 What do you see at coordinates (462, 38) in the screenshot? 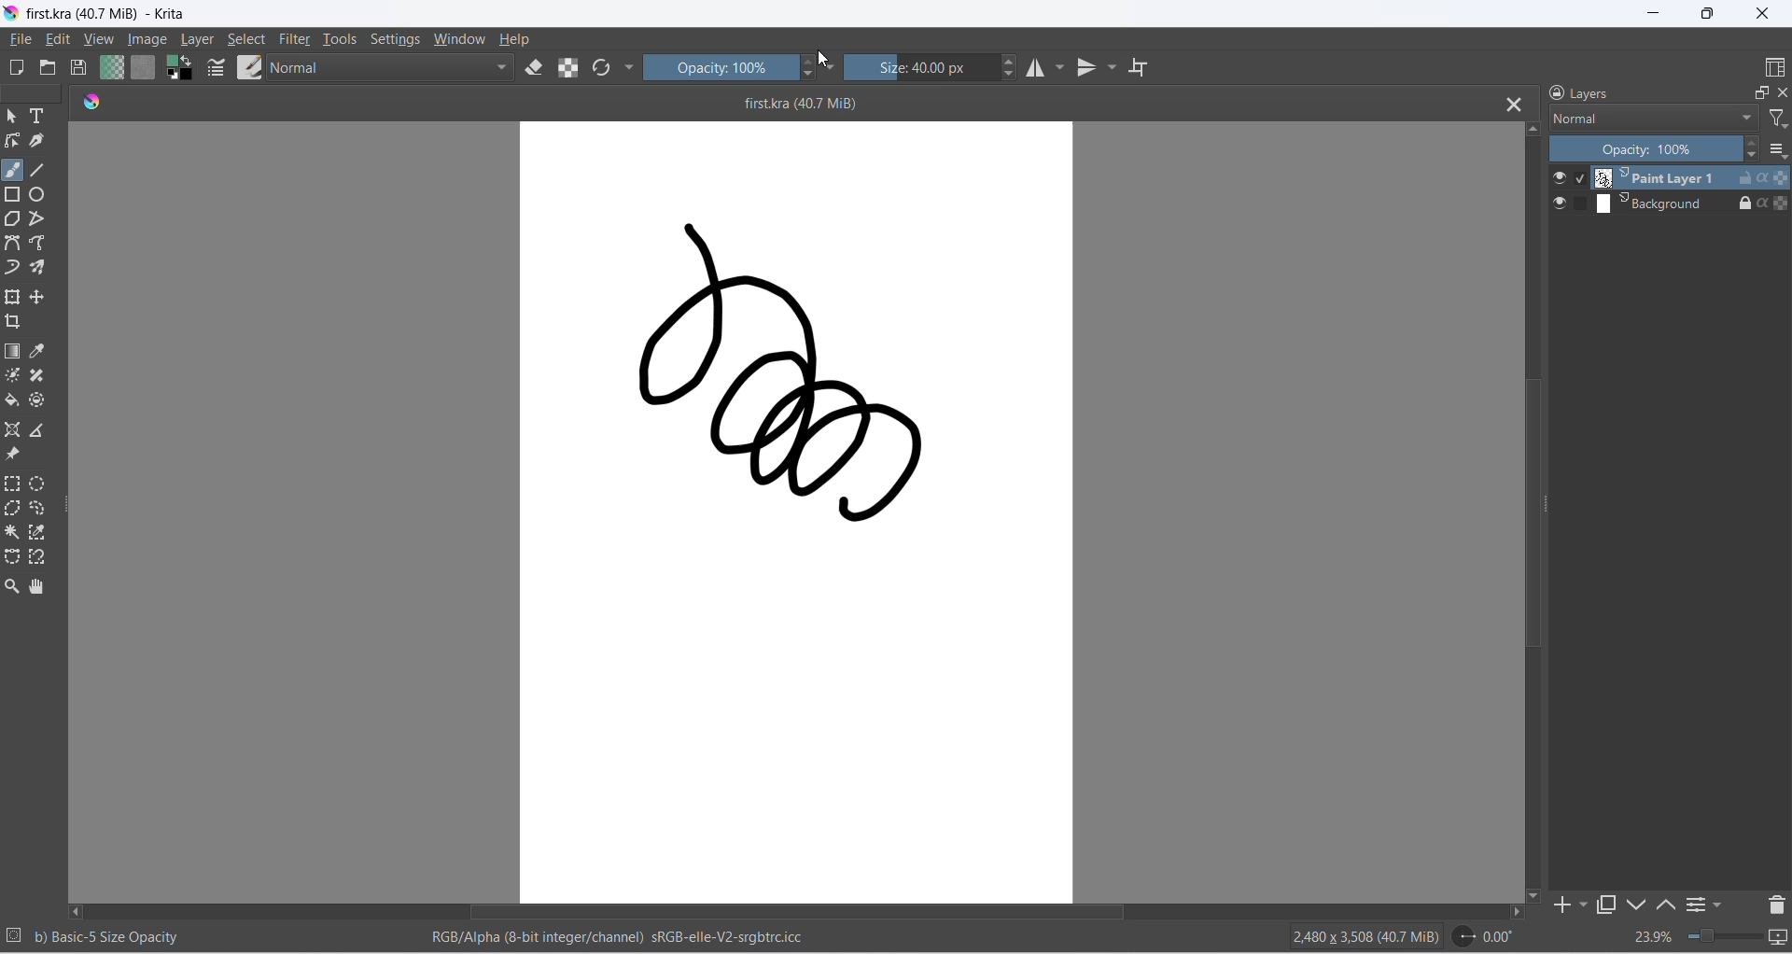
I see `window` at bounding box center [462, 38].